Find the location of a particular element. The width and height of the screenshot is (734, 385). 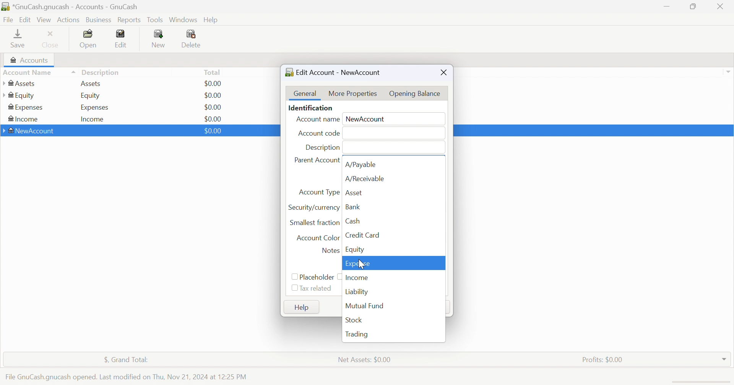

Assets is located at coordinates (91, 83).